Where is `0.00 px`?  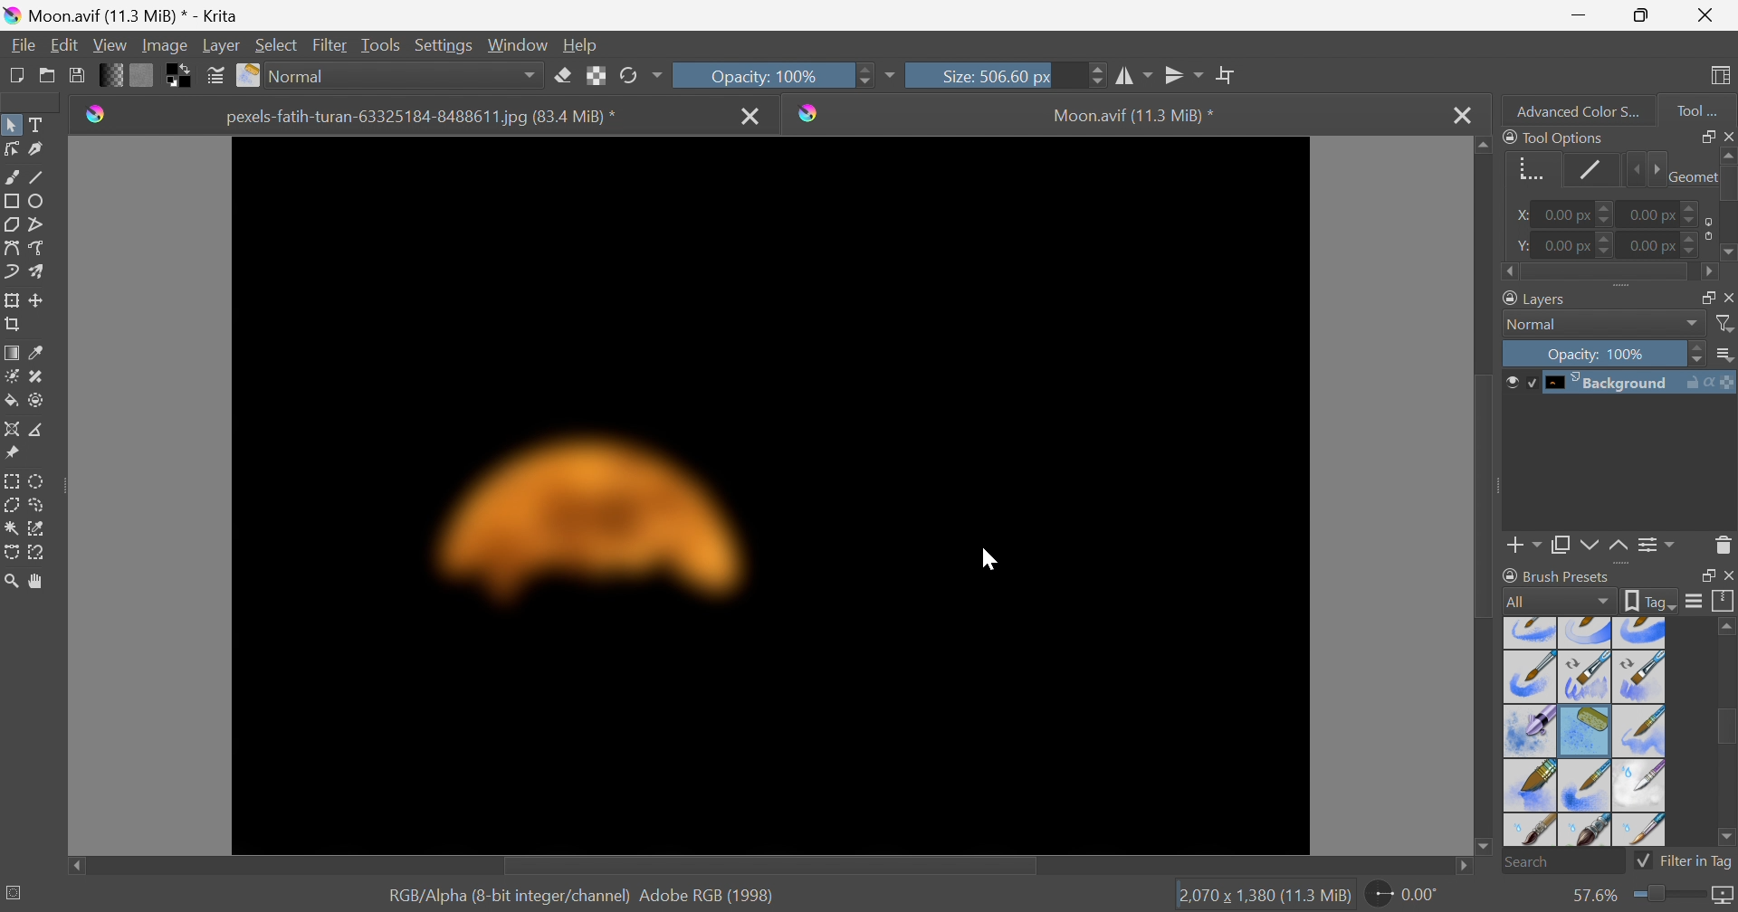
0.00 px is located at coordinates (1572, 245).